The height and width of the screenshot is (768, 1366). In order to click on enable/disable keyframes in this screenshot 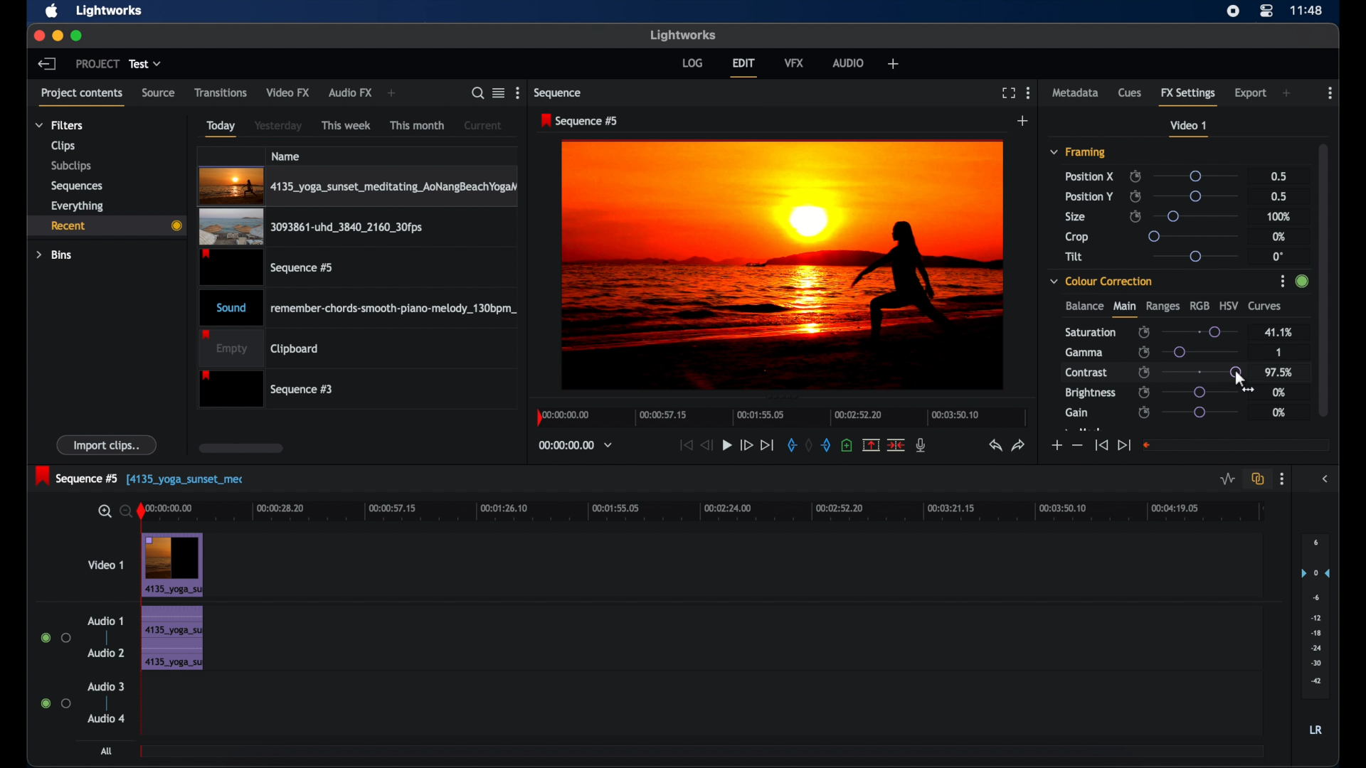, I will do `click(1143, 352)`.